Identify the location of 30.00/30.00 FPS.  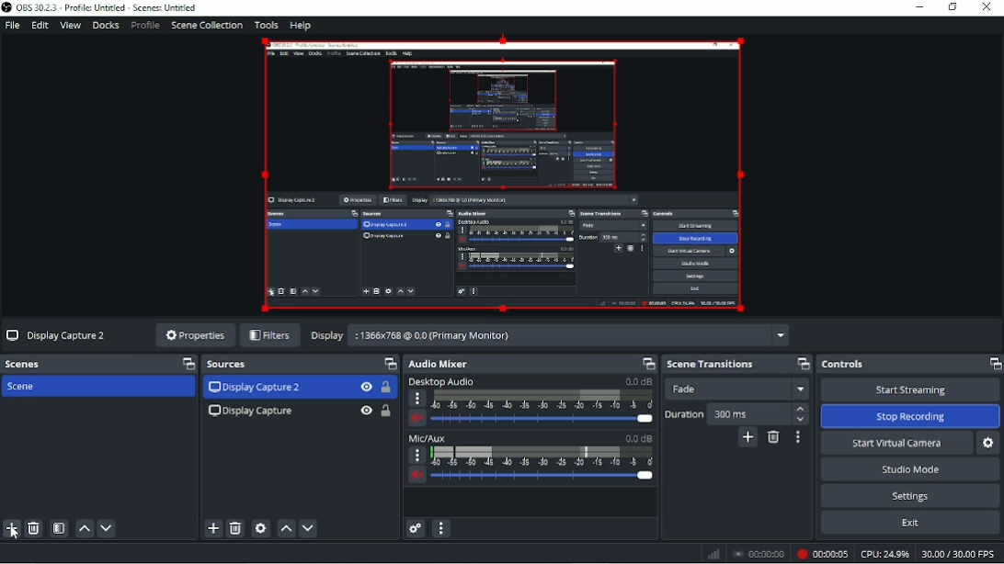
(960, 555).